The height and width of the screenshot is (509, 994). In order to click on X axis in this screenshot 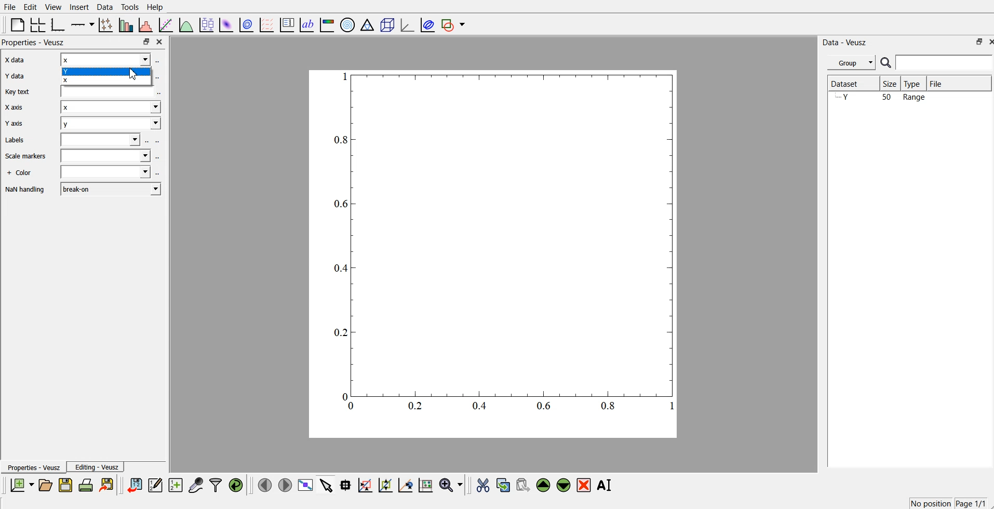, I will do `click(20, 108)`.